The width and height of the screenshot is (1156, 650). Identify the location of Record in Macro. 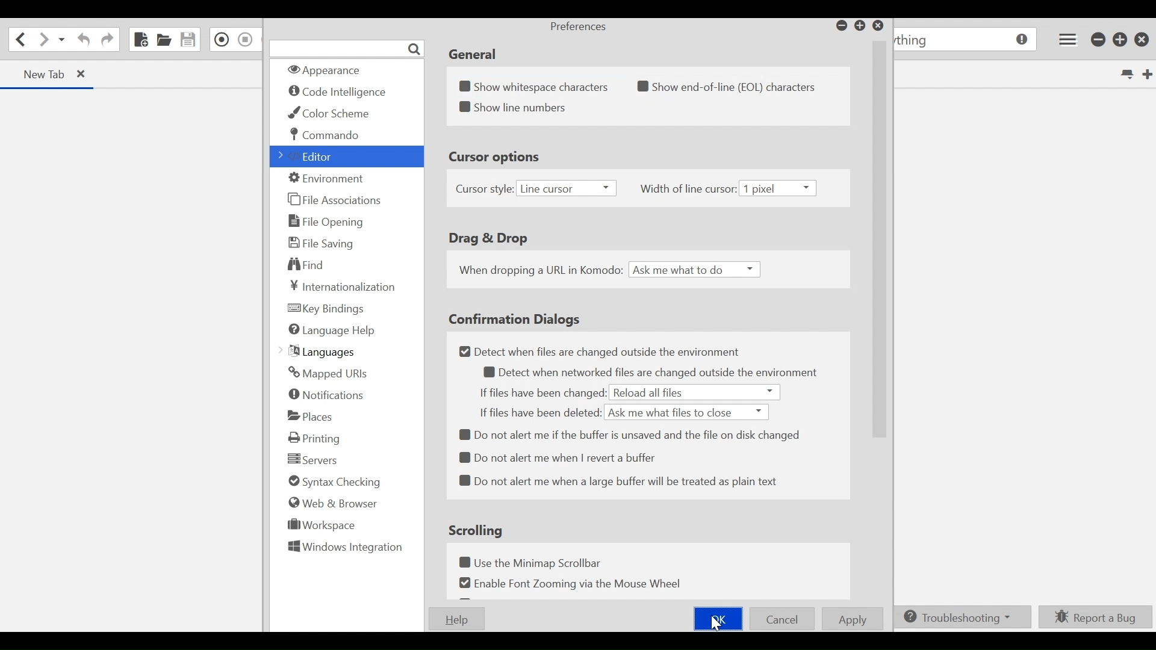
(220, 40).